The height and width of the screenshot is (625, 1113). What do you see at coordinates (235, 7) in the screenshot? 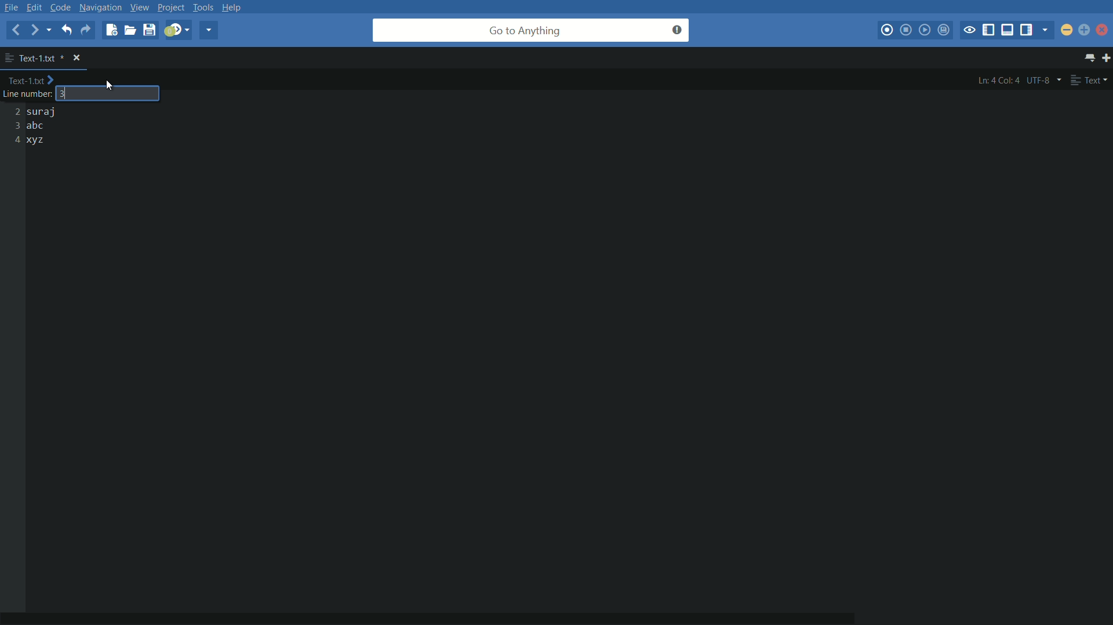
I see `help ` at bounding box center [235, 7].